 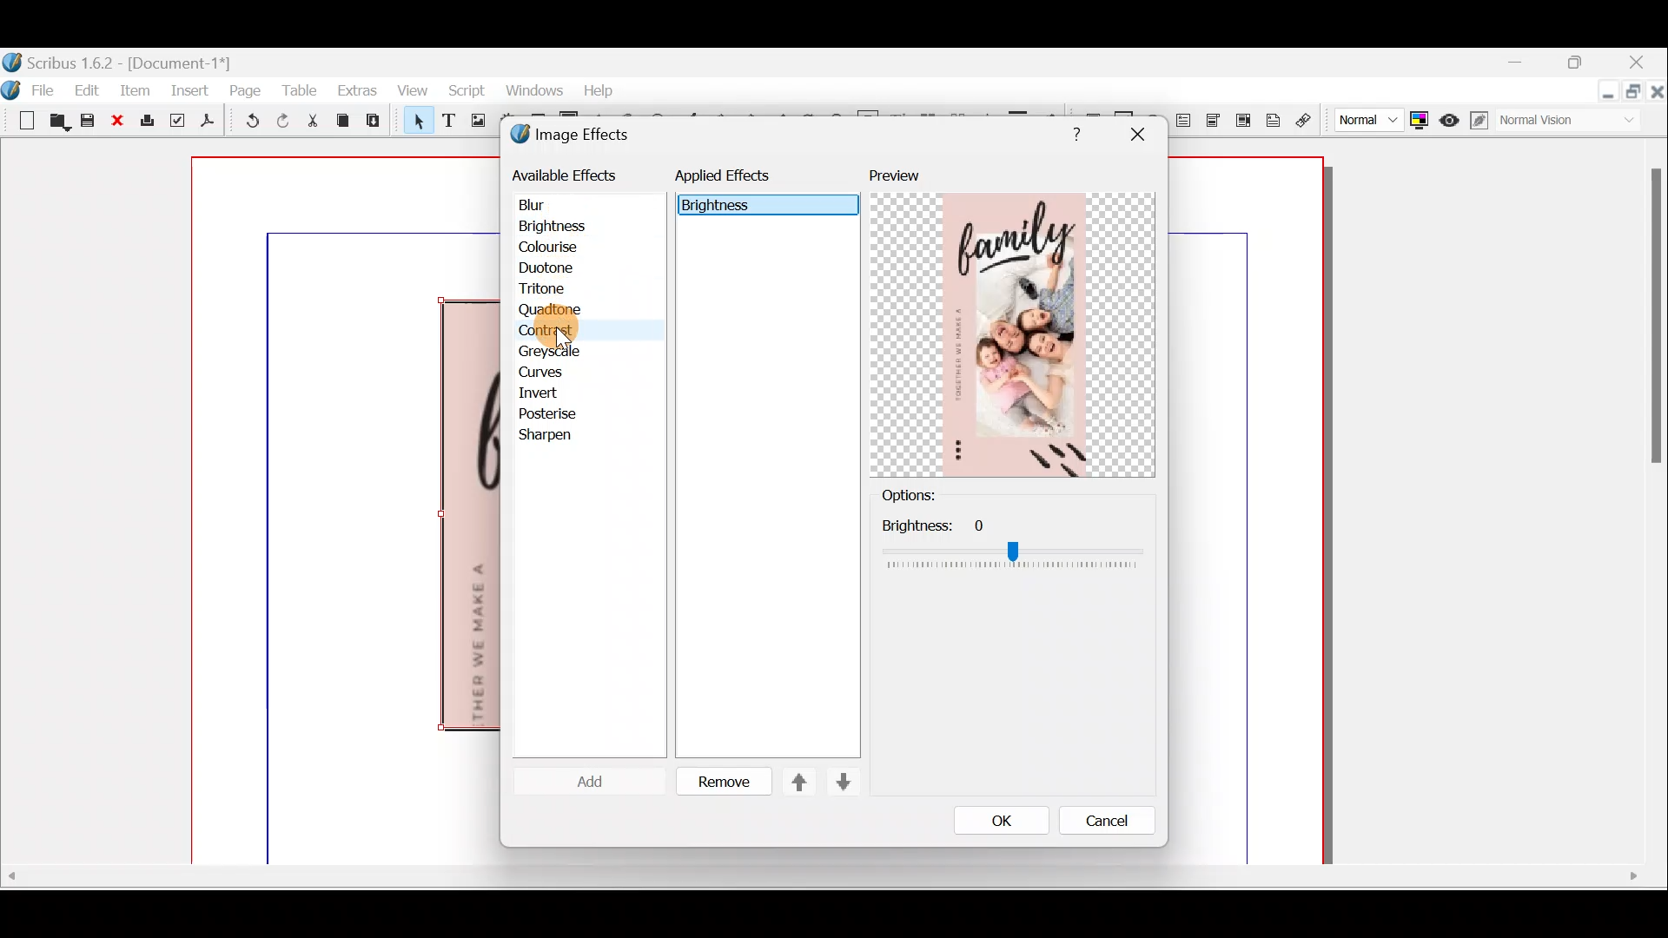 I want to click on Cancel, so click(x=1095, y=824).